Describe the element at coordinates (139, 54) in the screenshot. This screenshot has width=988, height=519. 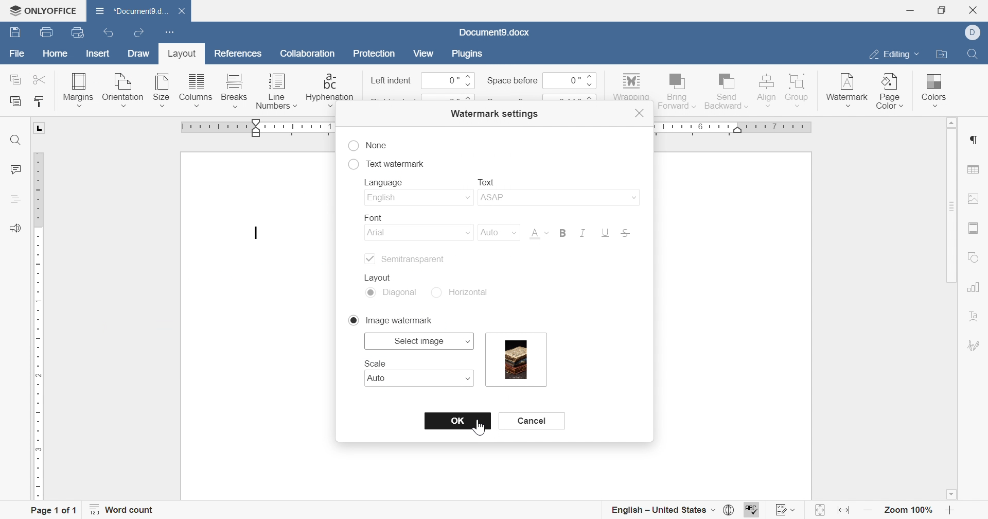
I see `draw` at that location.